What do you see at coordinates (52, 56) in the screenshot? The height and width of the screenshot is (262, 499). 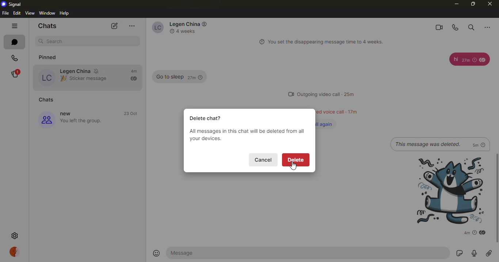 I see `pinned` at bounding box center [52, 56].